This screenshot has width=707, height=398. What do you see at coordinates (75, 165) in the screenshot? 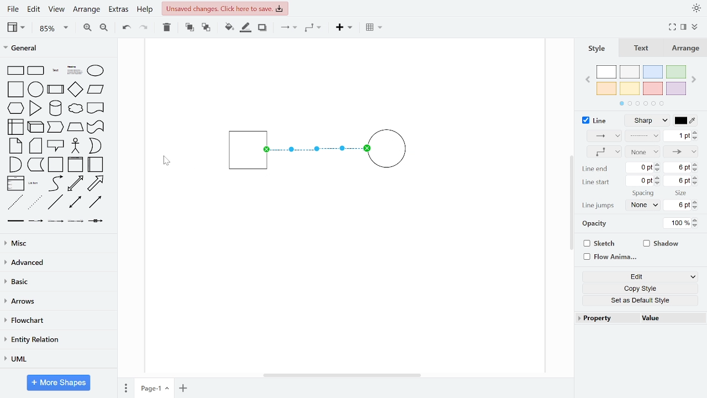
I see `vertical container` at bounding box center [75, 165].